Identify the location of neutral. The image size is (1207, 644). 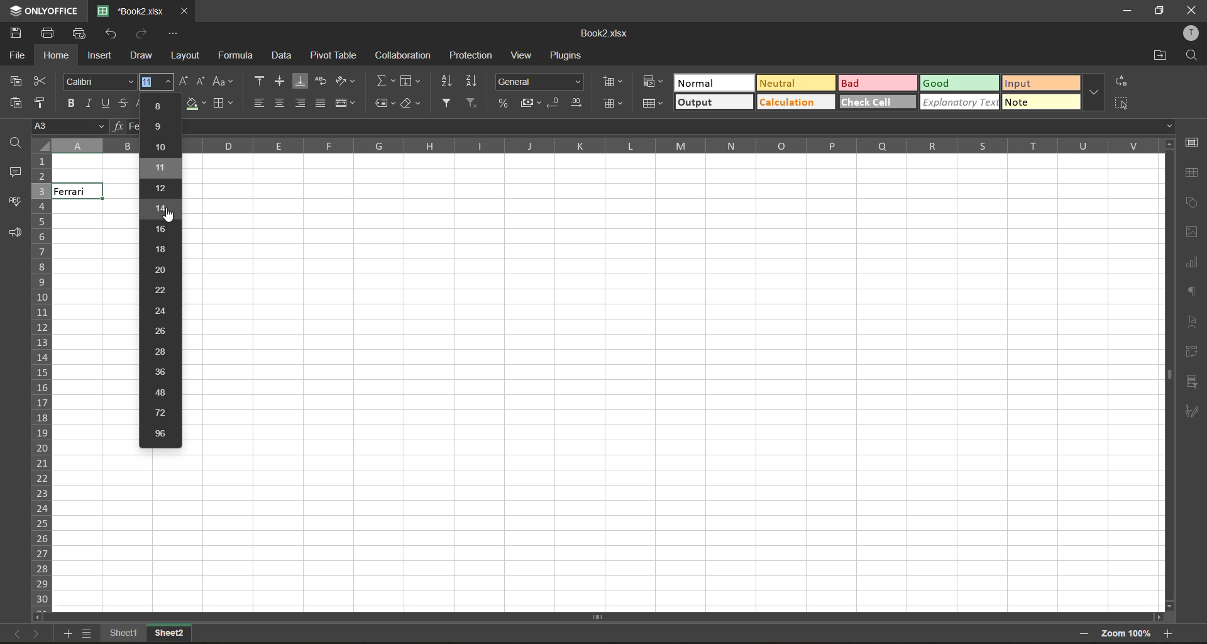
(796, 83).